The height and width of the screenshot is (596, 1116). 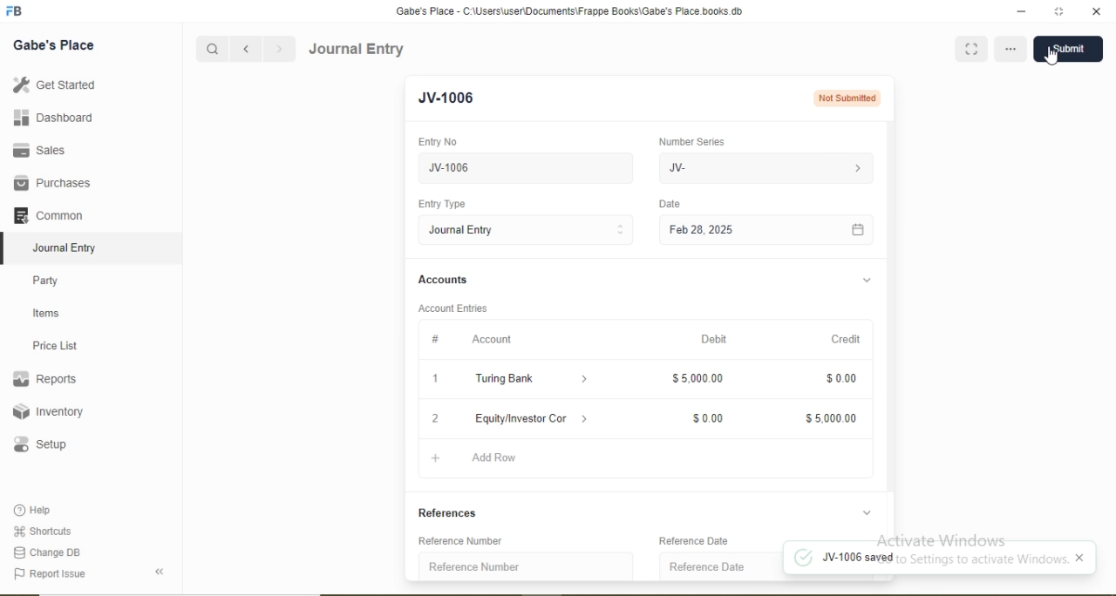 I want to click on JV-1006 saved, so click(x=844, y=559).